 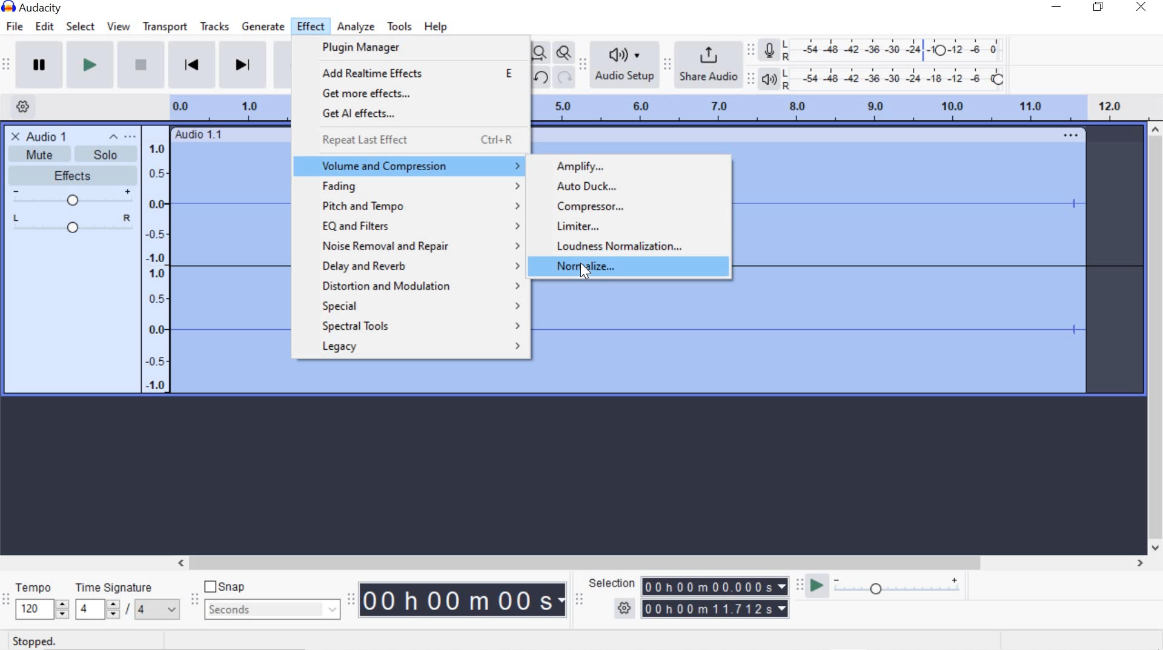 I want to click on Timeline option, so click(x=18, y=105).